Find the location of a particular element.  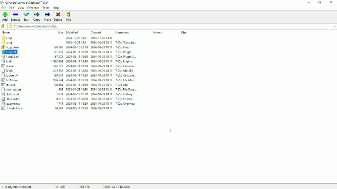

562176 2004-08-11 1230 2004-10-29 1211 7-Zip Console is located at coordinates (96, 66).